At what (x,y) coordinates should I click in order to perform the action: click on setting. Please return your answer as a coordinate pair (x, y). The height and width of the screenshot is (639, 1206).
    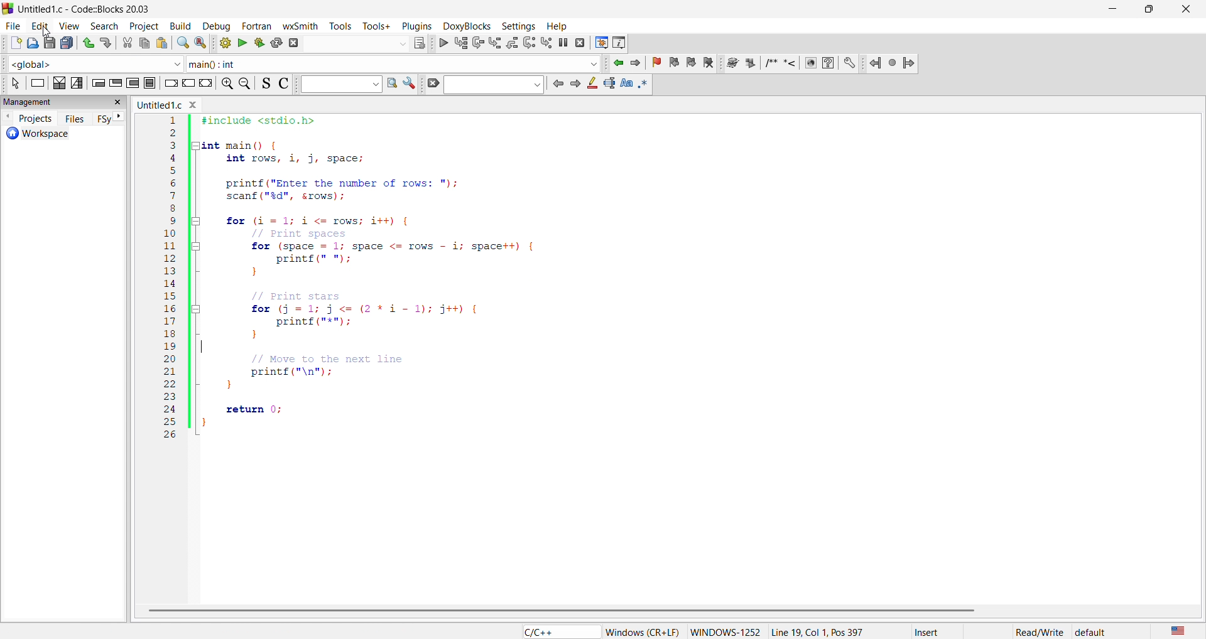
    Looking at the image, I should click on (516, 25).